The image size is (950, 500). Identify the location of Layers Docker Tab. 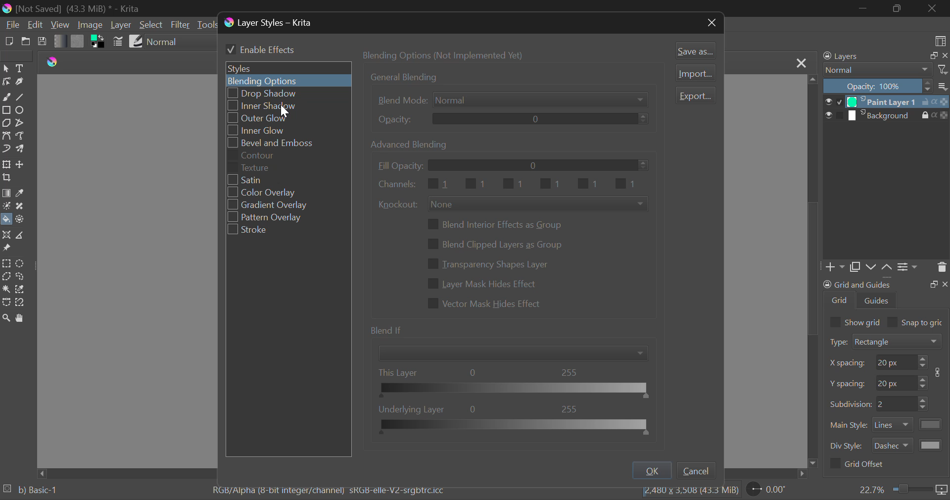
(883, 57).